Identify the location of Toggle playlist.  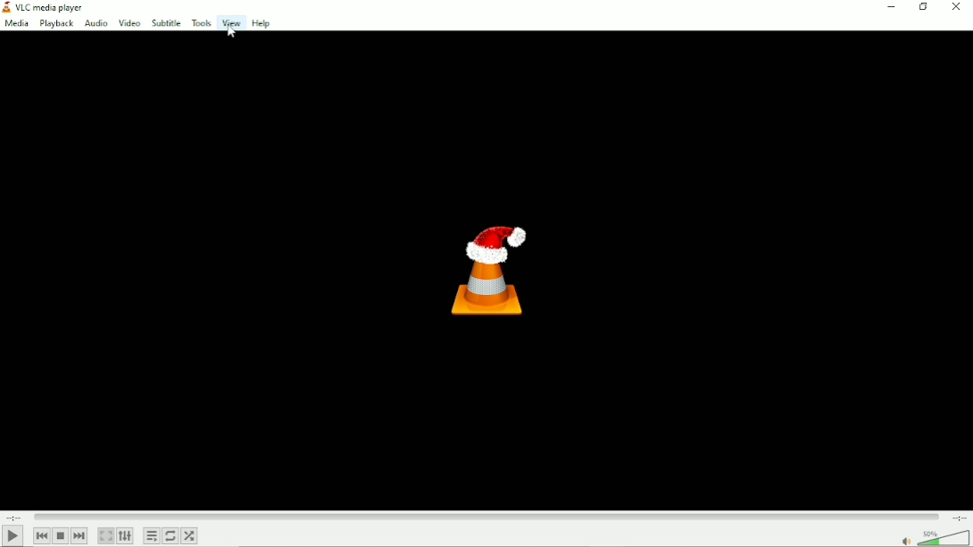
(151, 536).